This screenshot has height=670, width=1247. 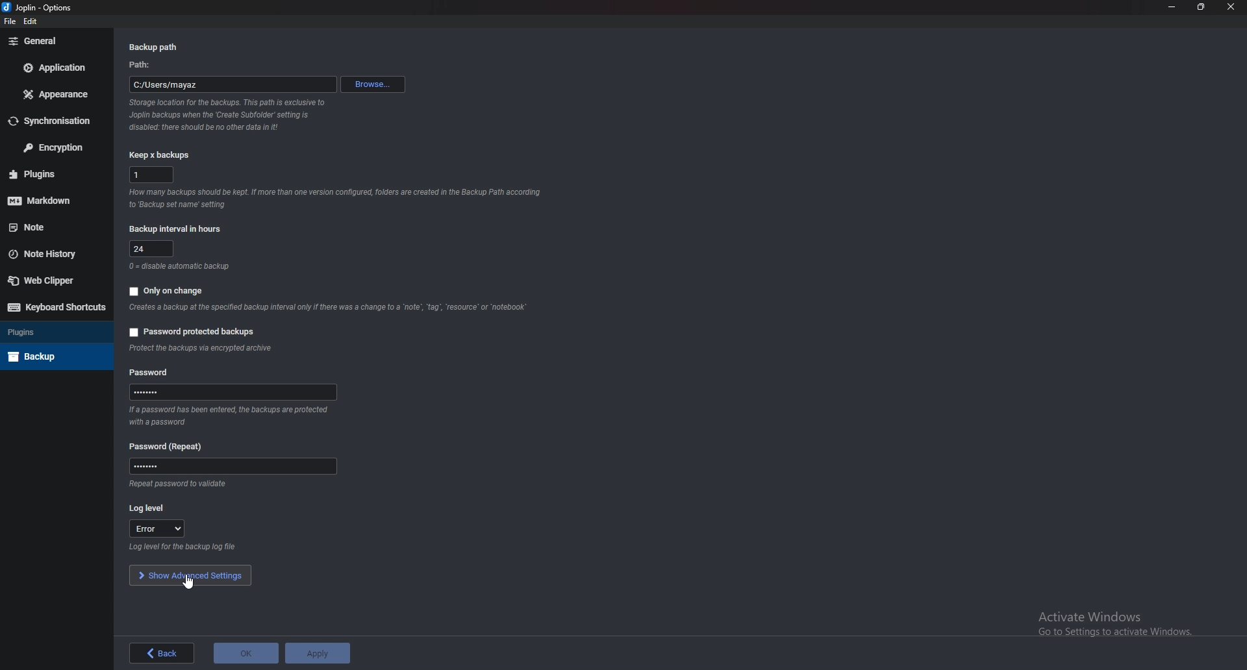 What do you see at coordinates (174, 290) in the screenshot?
I see `Only on change` at bounding box center [174, 290].